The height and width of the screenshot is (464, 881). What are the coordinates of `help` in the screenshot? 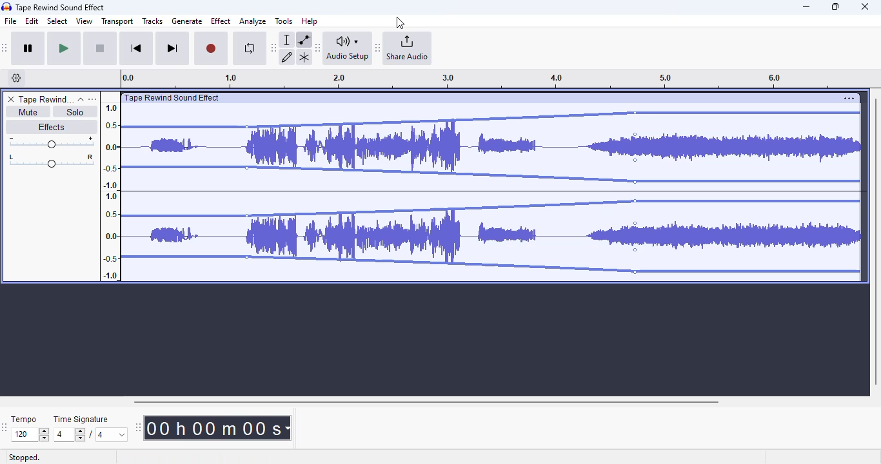 It's located at (310, 21).